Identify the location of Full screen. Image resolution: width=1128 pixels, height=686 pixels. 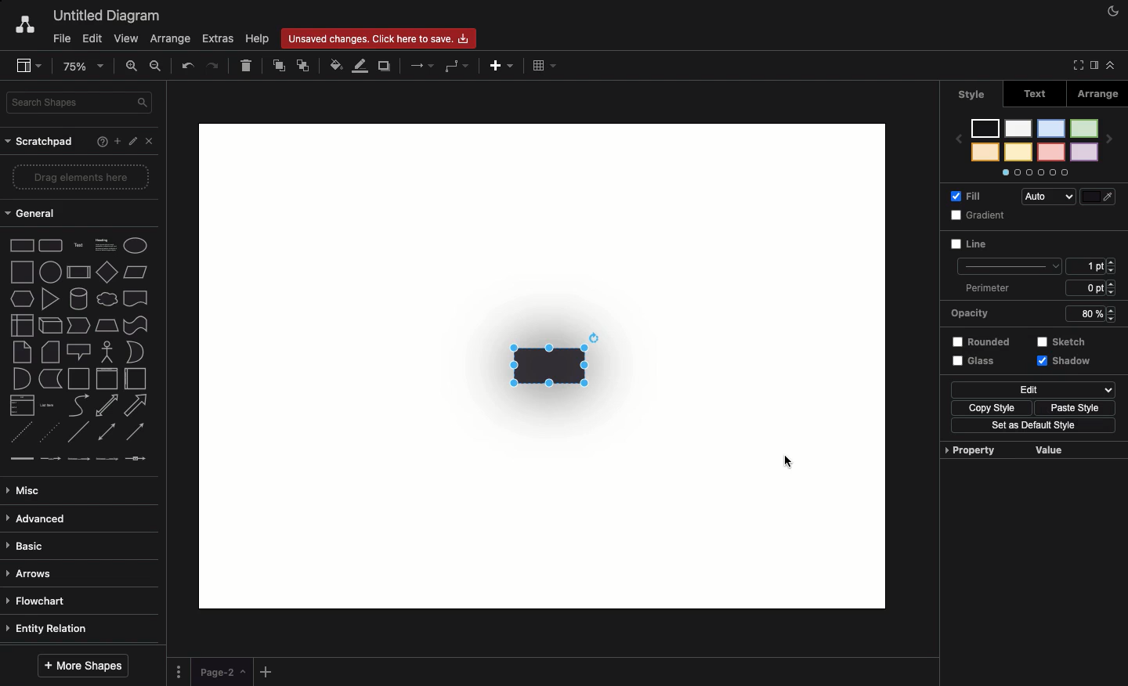
(1075, 65).